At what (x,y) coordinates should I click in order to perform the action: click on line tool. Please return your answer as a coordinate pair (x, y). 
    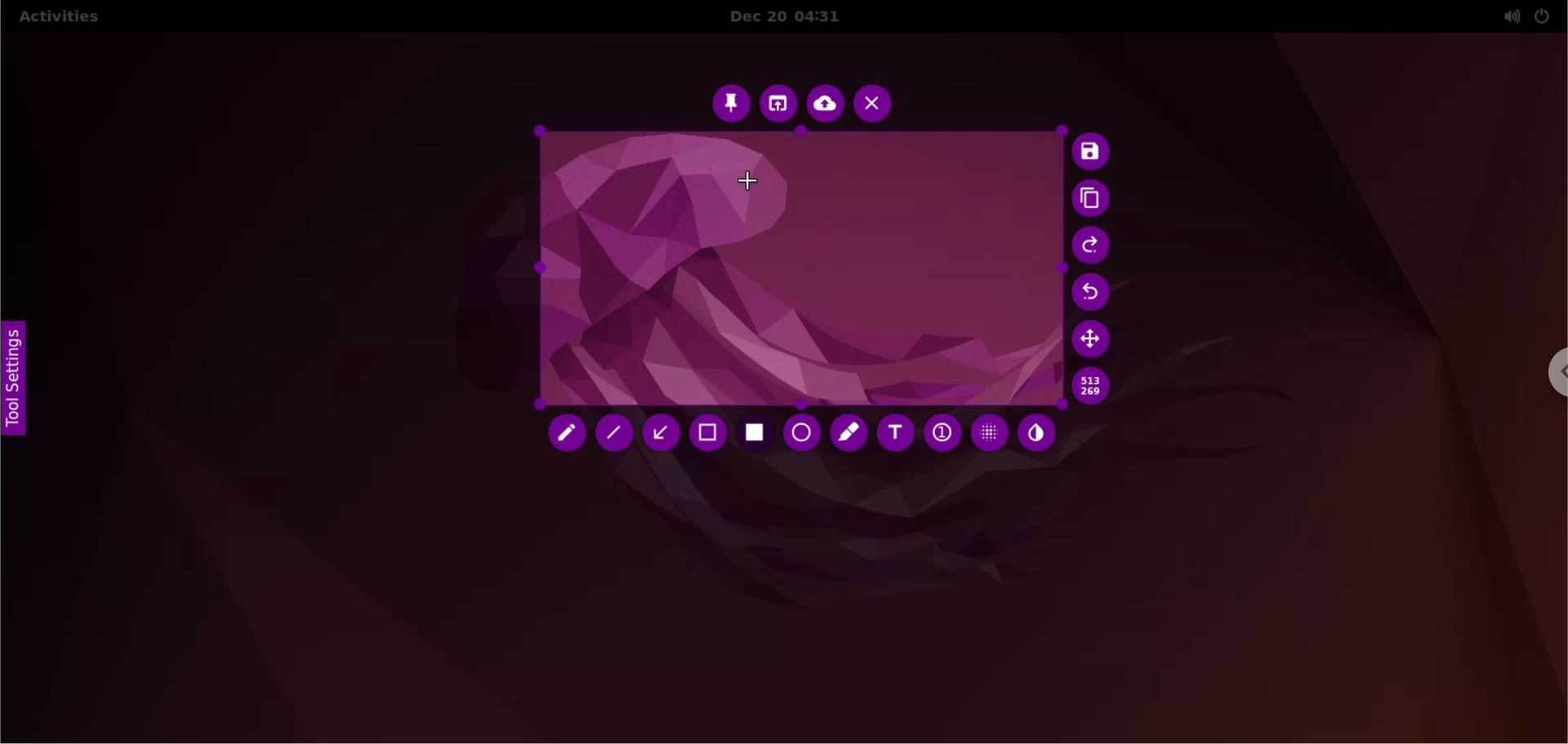
    Looking at the image, I should click on (614, 432).